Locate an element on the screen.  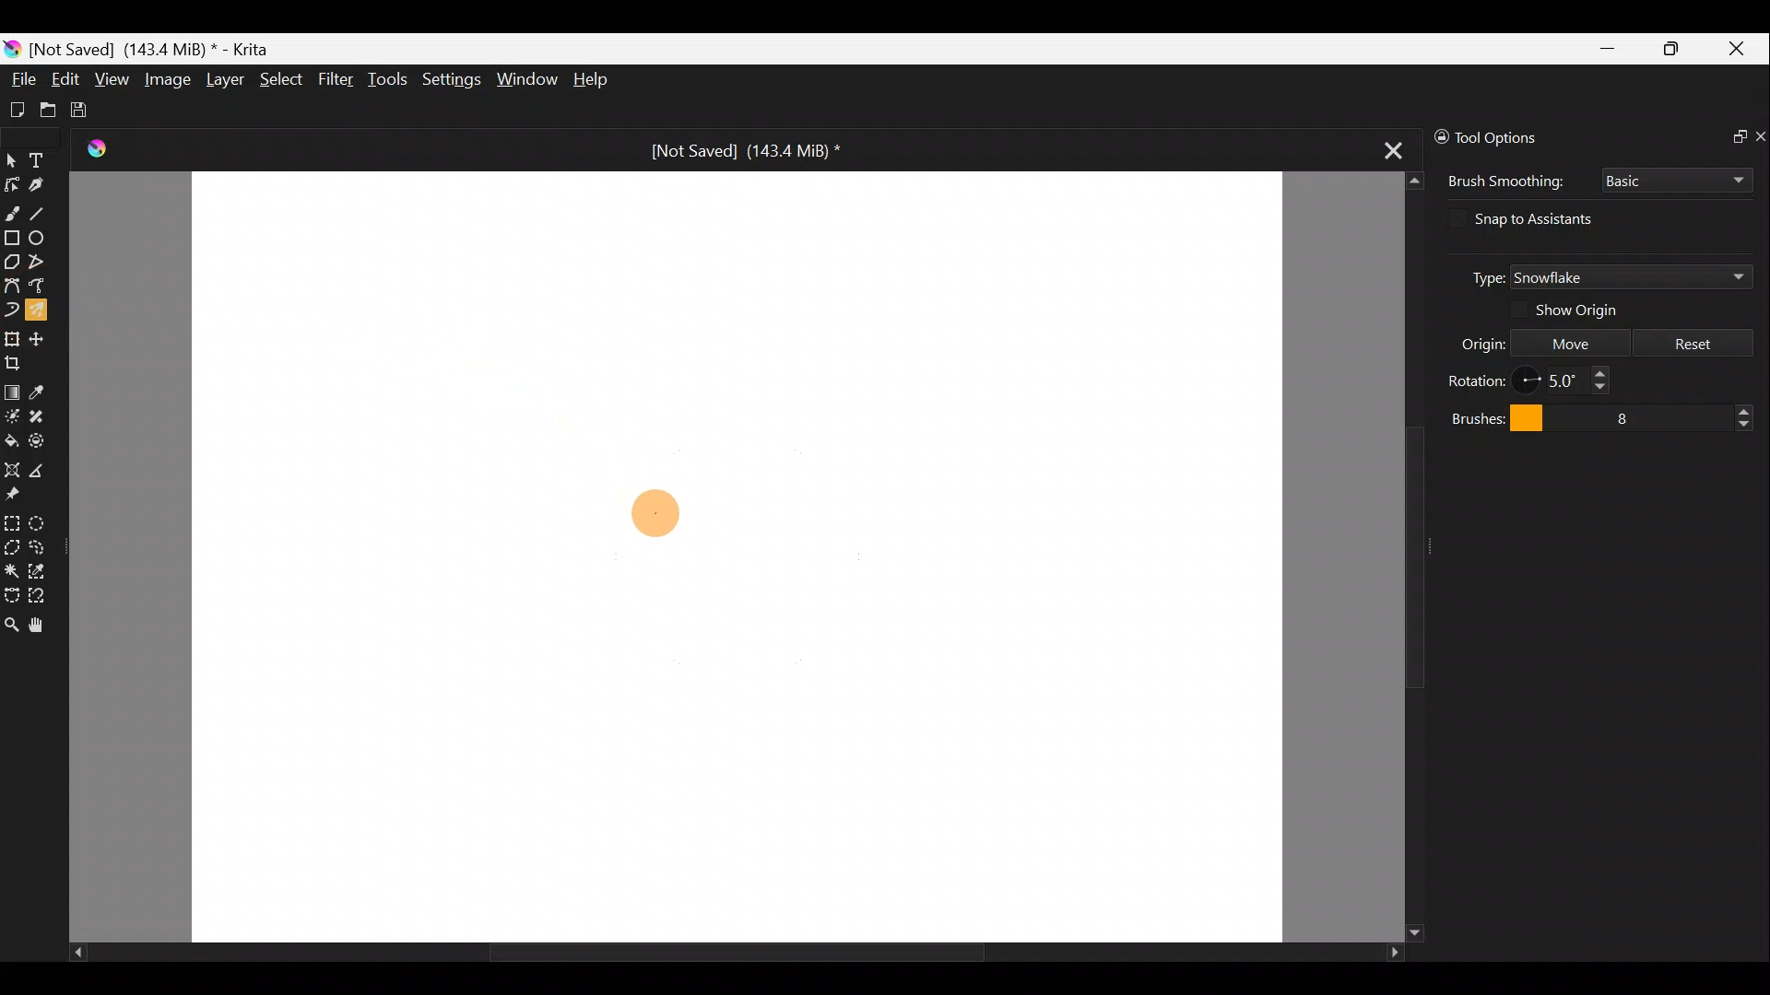
Elliptical selection tool is located at coordinates (42, 520).